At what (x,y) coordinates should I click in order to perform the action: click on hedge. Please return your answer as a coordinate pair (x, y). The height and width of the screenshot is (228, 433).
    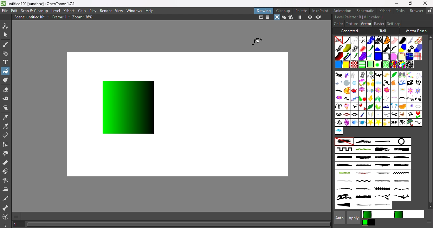
    Looking at the image, I should click on (402, 99).